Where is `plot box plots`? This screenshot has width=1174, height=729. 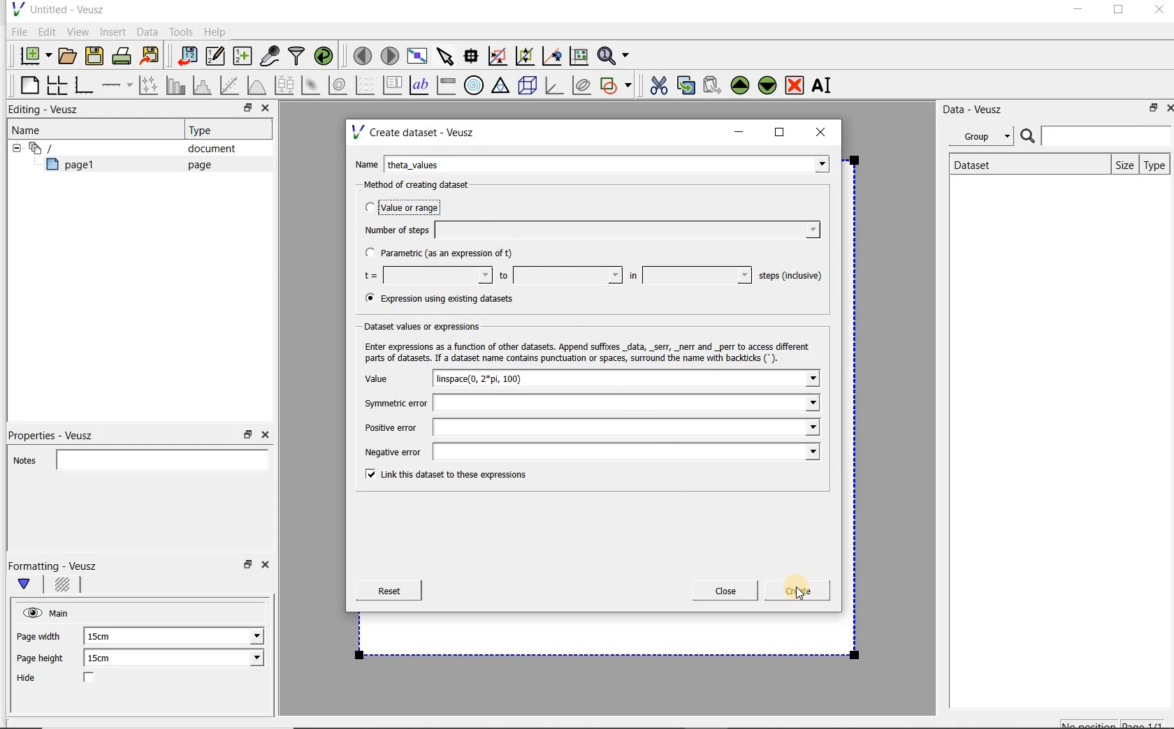
plot box plots is located at coordinates (284, 86).